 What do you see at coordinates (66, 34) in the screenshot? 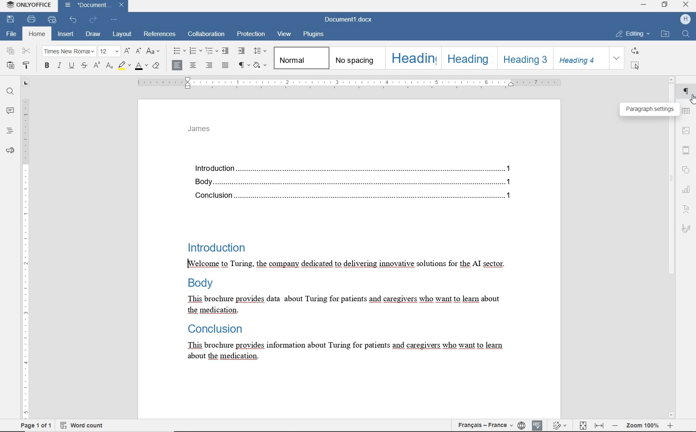
I see `insert` at bounding box center [66, 34].